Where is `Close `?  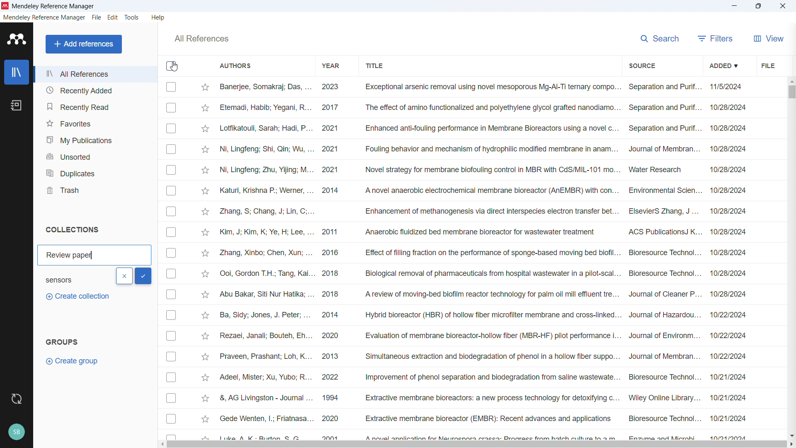
Close  is located at coordinates (783, 6).